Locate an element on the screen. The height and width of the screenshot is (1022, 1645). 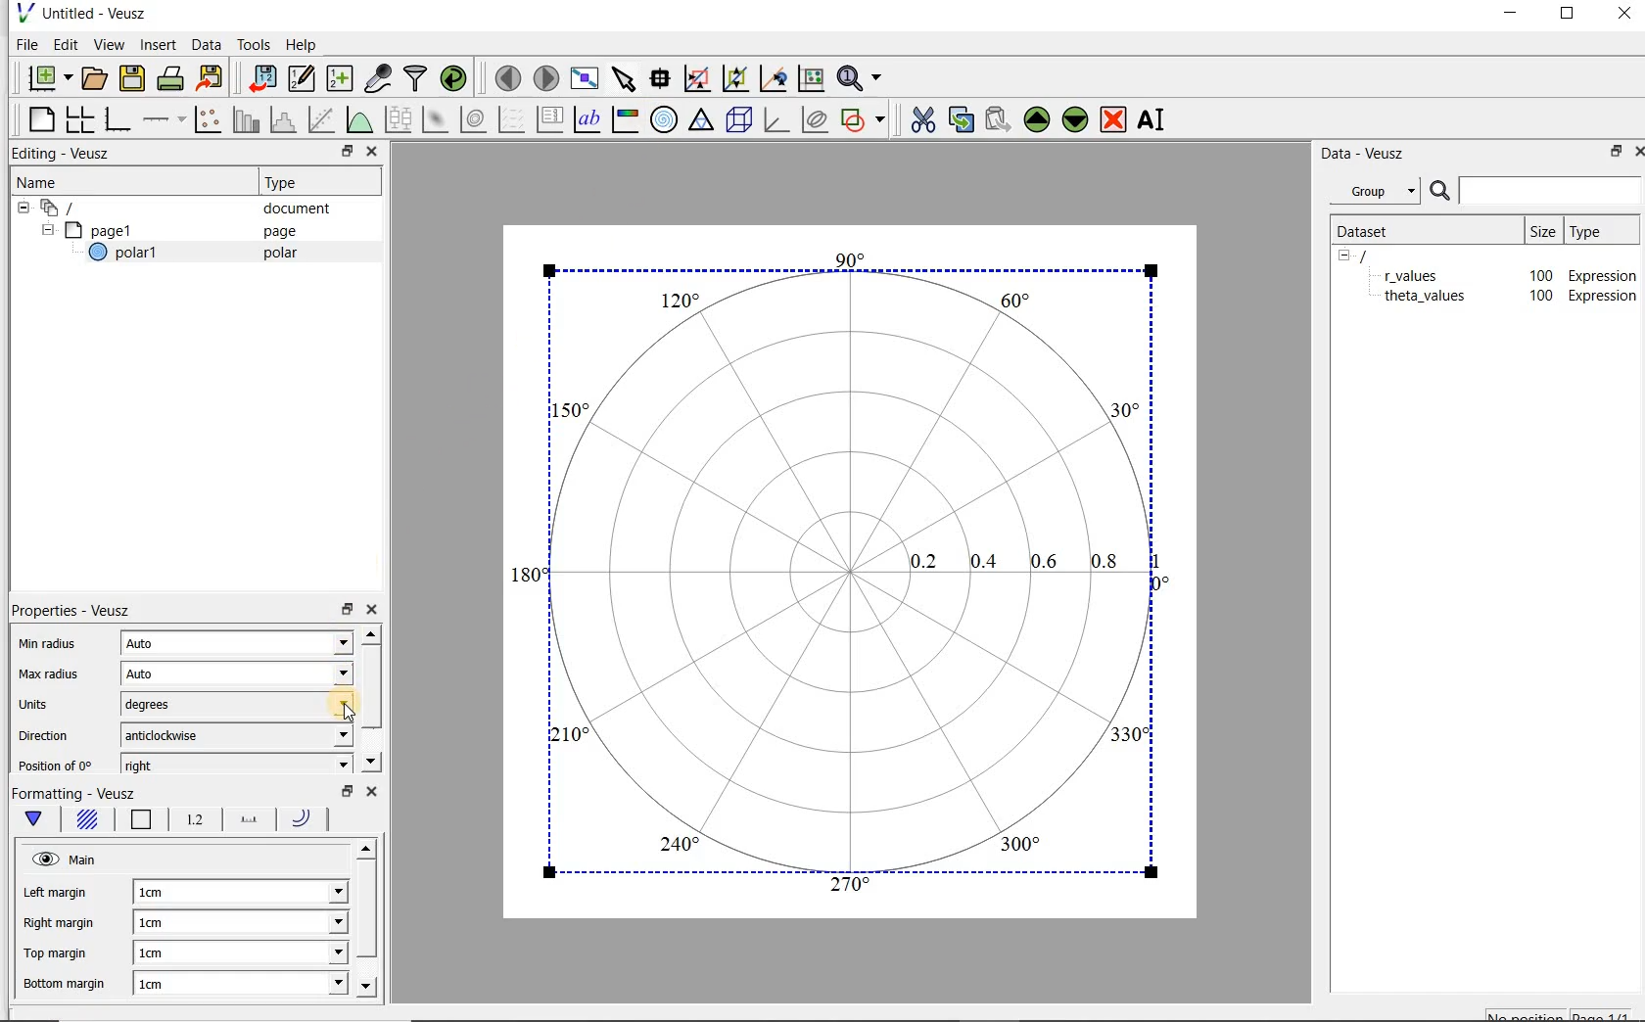
plot bar charts is located at coordinates (247, 119).